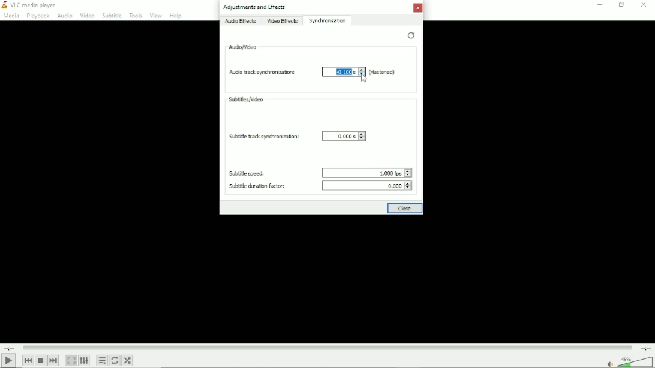 This screenshot has height=368, width=655. Describe the element at coordinates (407, 185) in the screenshot. I see `adjust Subtitle duration factor` at that location.